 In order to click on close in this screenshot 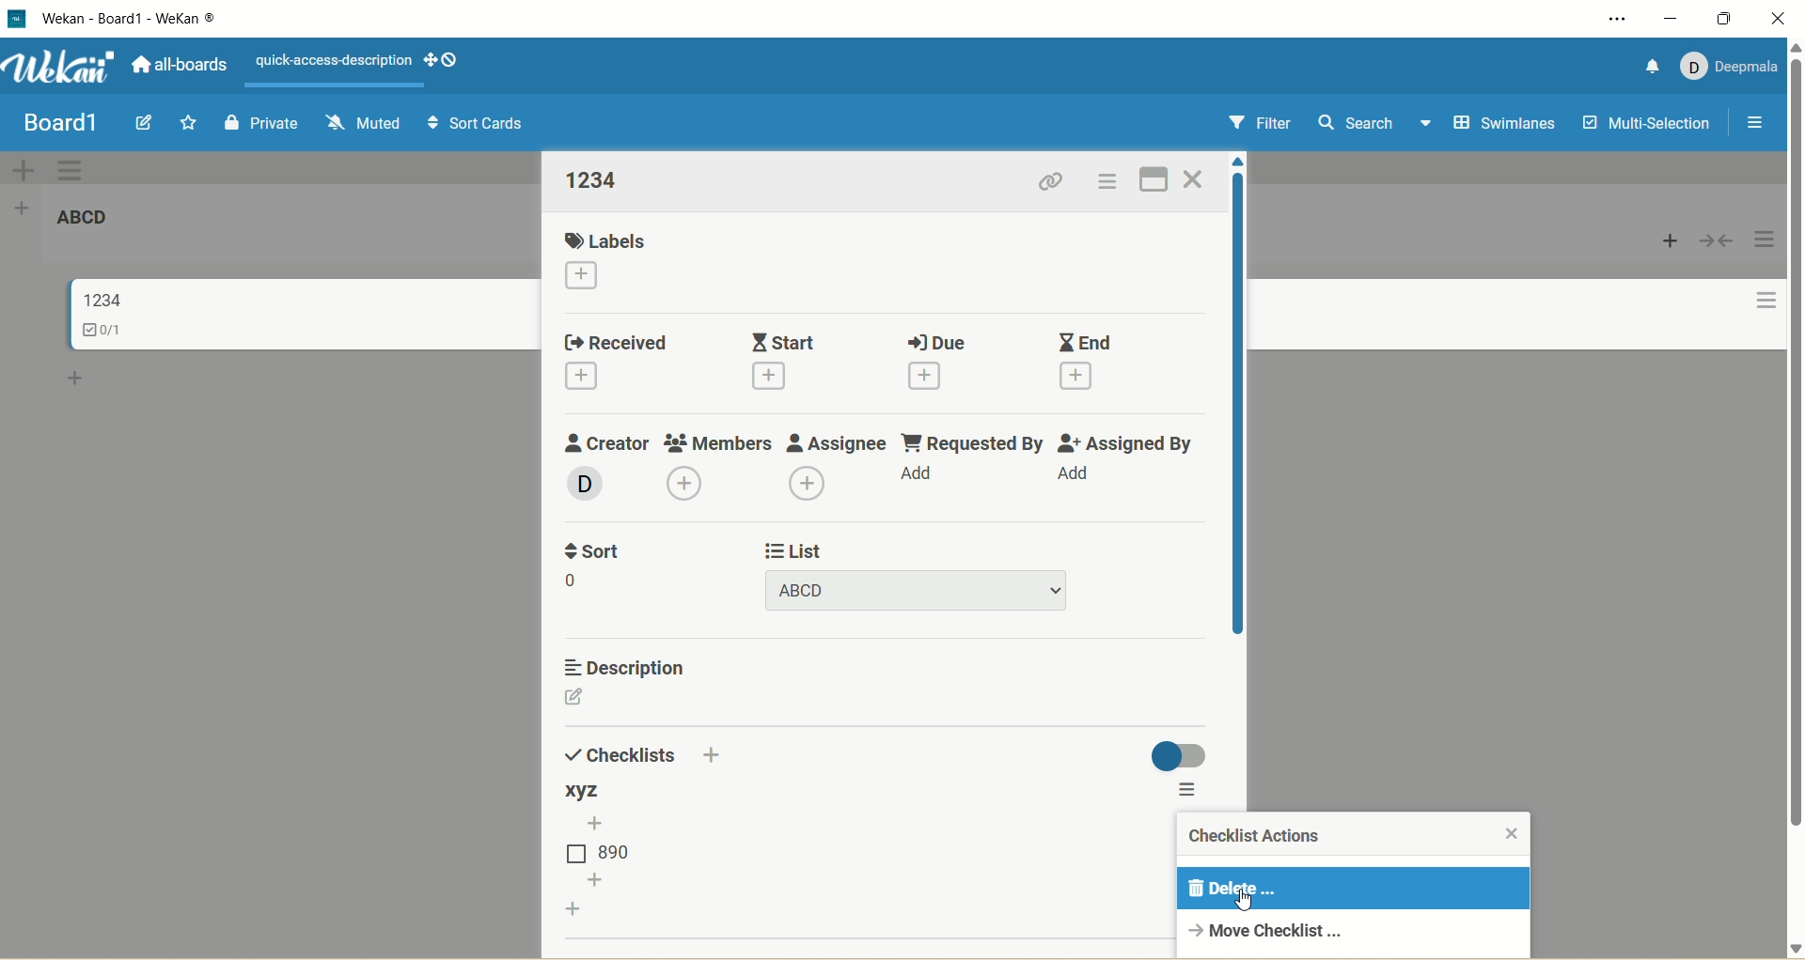, I will do `click(1784, 19)`.